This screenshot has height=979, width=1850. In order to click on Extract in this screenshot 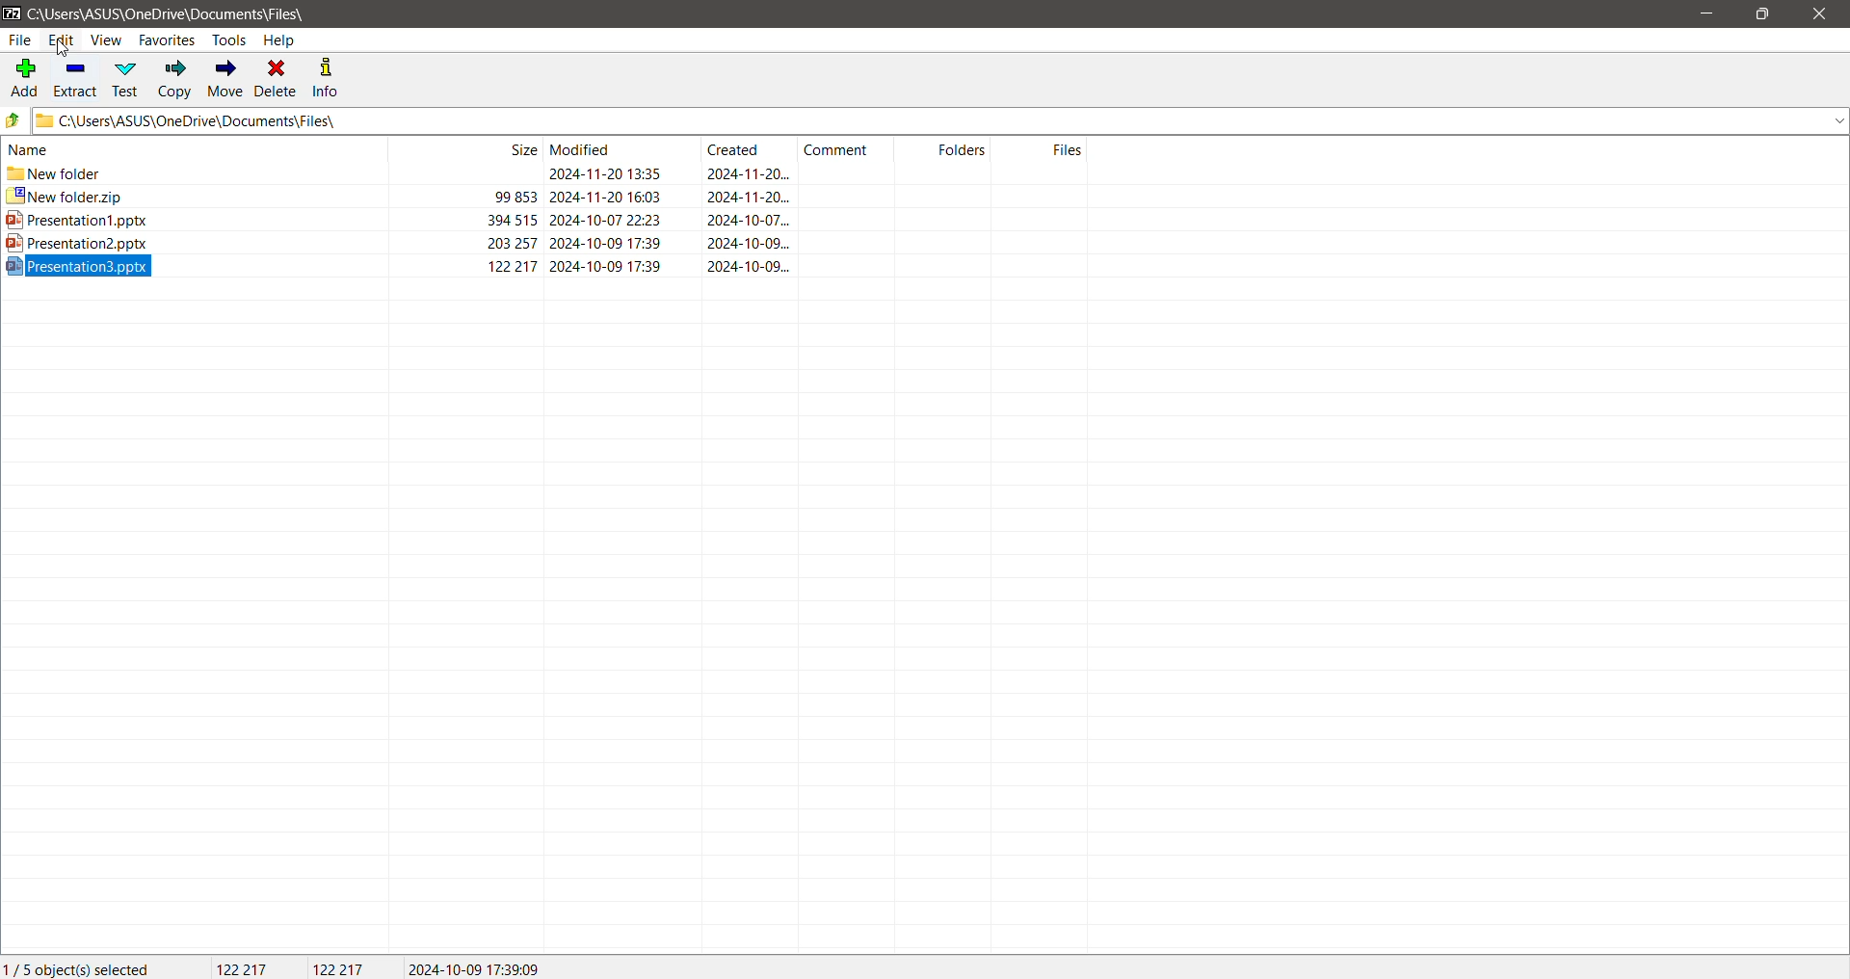, I will do `click(76, 76)`.